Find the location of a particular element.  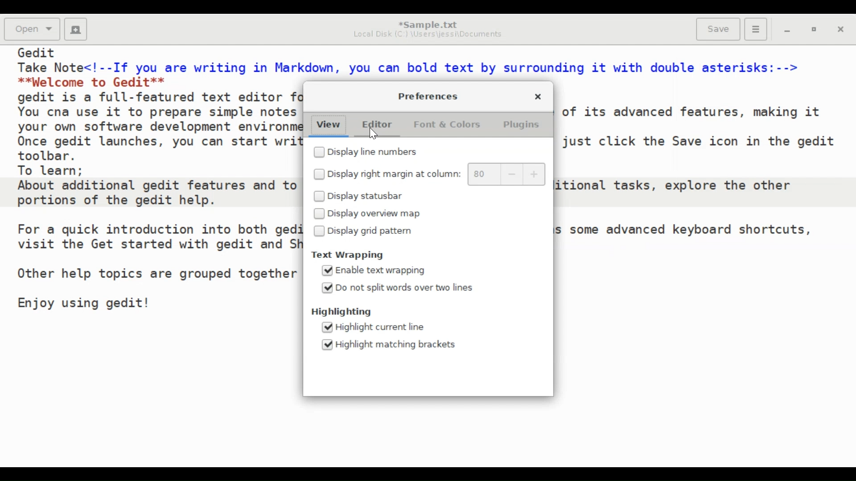

decrease is located at coordinates (514, 174).